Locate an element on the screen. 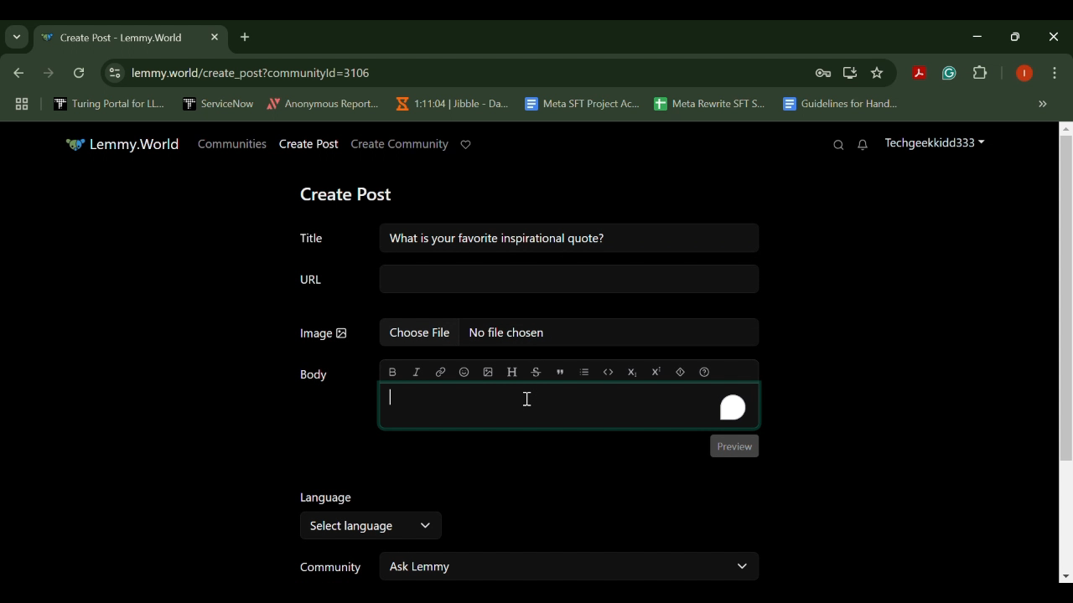  upload image is located at coordinates (488, 372).